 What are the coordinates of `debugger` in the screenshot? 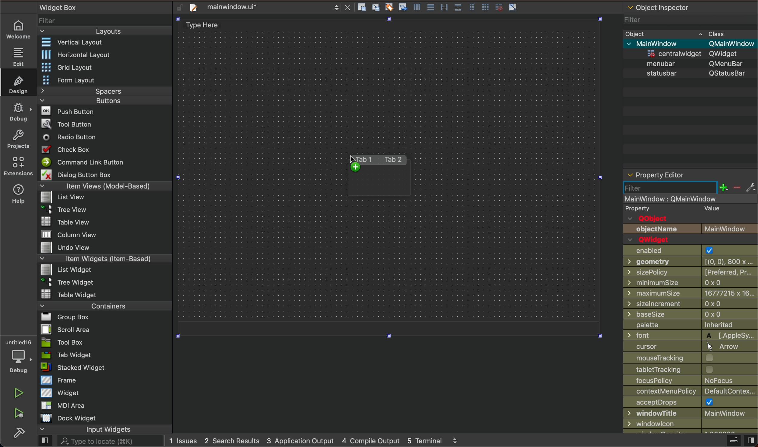 It's located at (17, 355).